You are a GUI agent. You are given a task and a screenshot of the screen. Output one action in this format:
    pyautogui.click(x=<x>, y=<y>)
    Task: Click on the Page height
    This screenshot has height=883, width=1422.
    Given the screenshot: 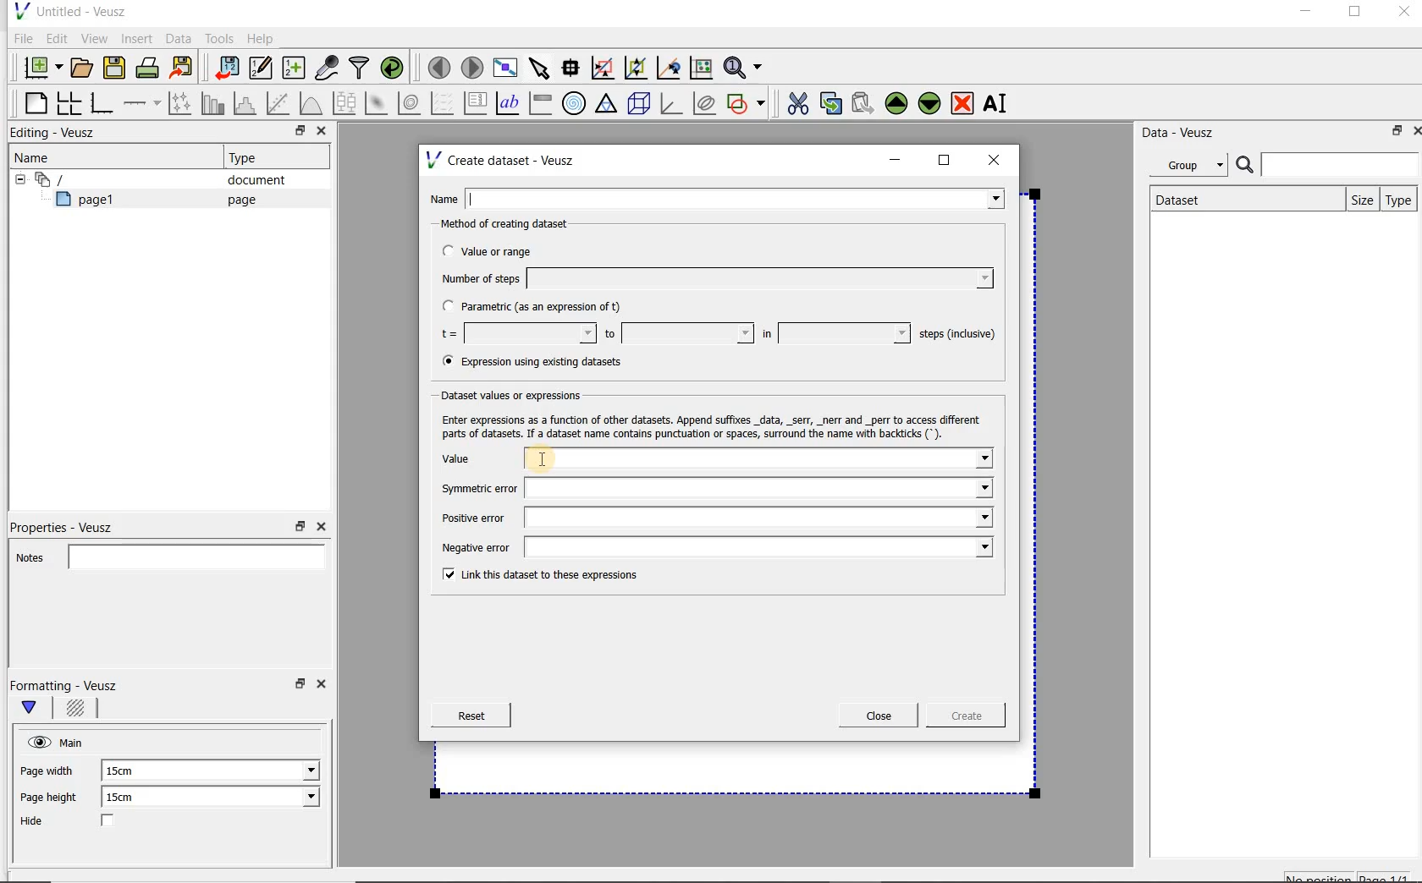 What is the action you would take?
    pyautogui.click(x=54, y=799)
    